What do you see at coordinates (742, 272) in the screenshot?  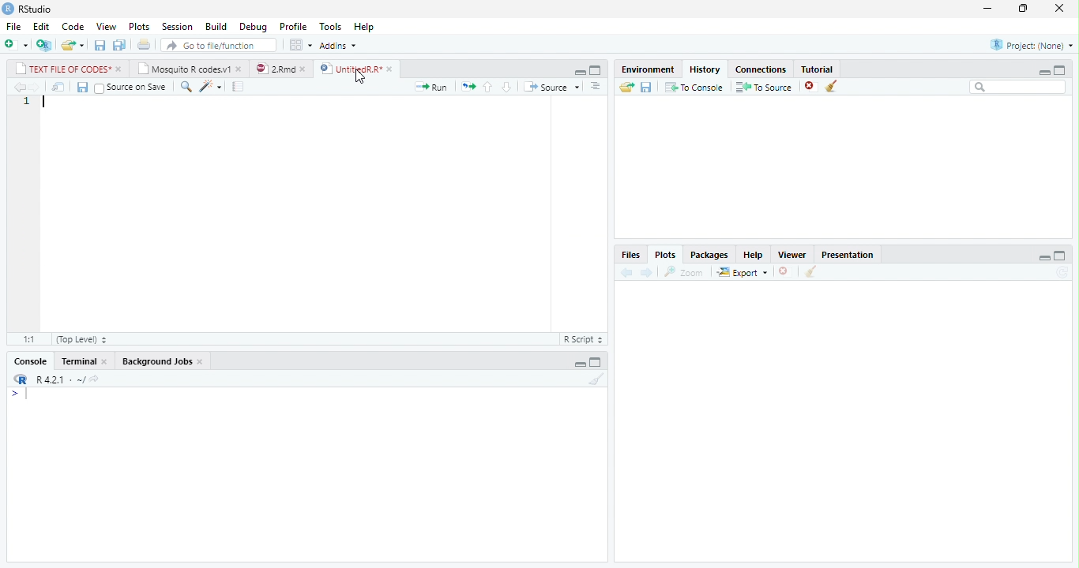 I see `Export` at bounding box center [742, 272].